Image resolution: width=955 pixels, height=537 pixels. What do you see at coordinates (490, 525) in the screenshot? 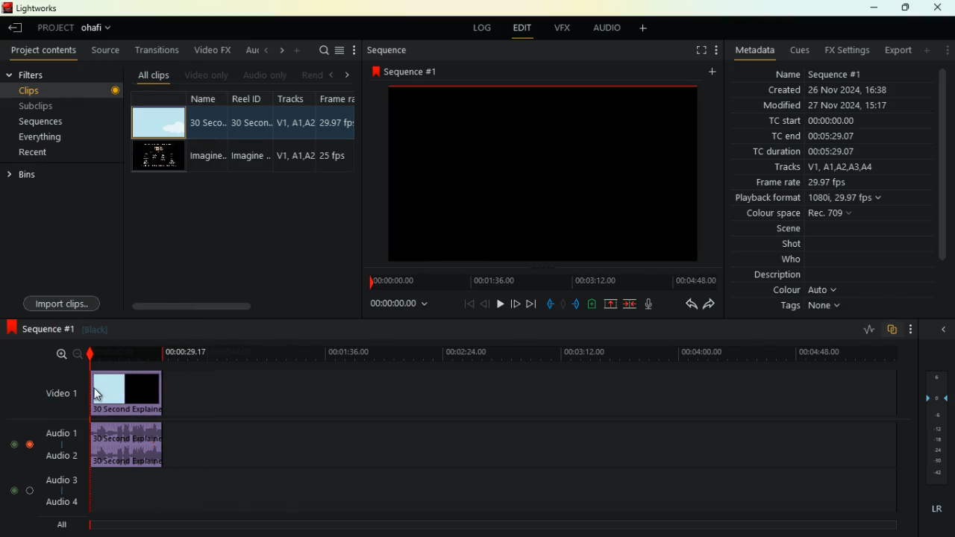
I see `timeline` at bounding box center [490, 525].